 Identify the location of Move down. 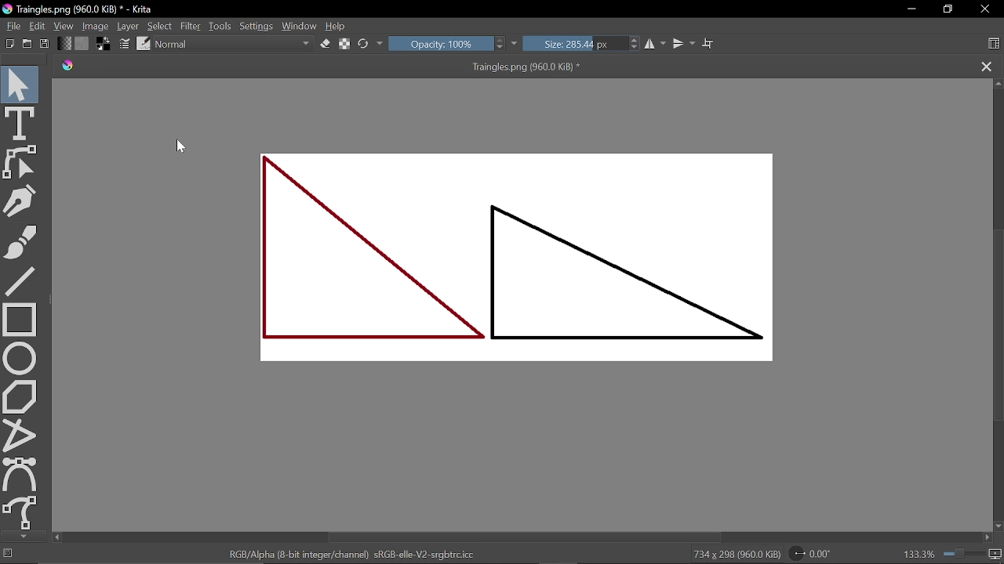
(24, 537).